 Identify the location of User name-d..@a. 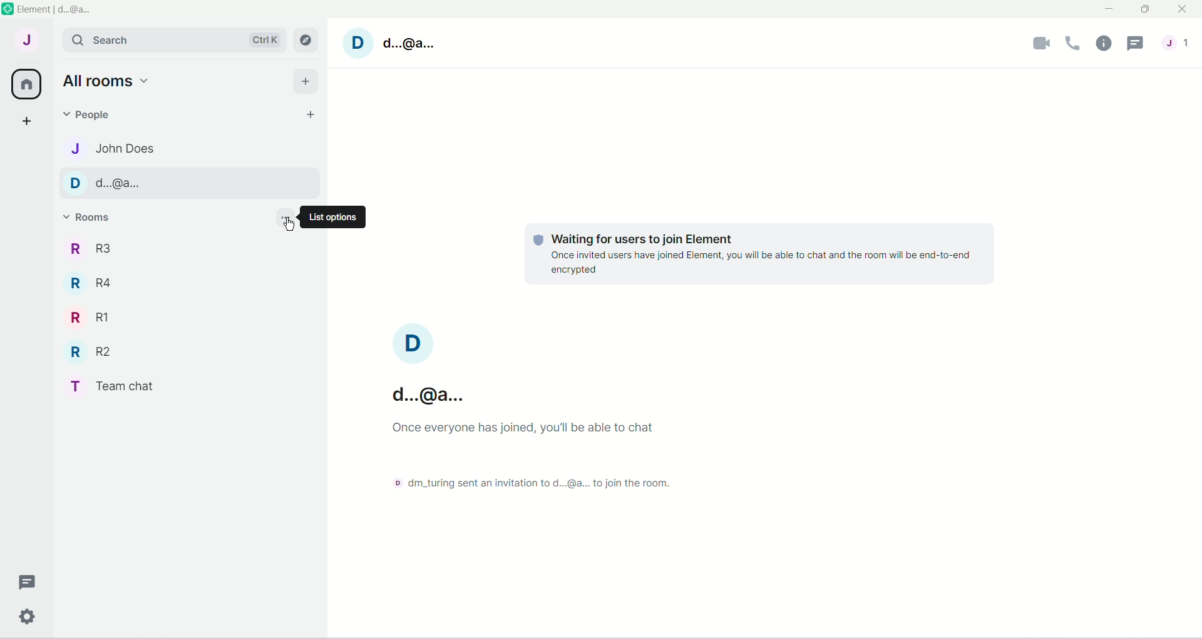
(406, 42).